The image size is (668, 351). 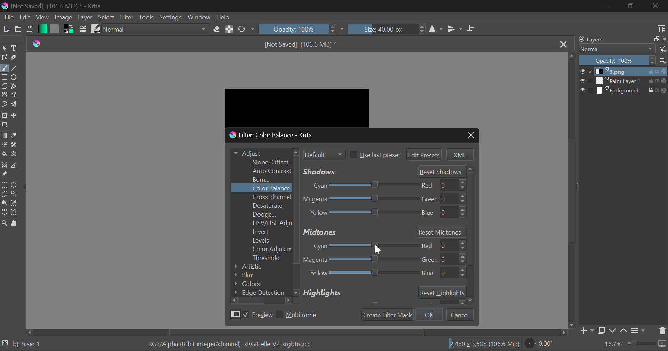 What do you see at coordinates (262, 223) in the screenshot?
I see `HSV/HSL Adjustment` at bounding box center [262, 223].